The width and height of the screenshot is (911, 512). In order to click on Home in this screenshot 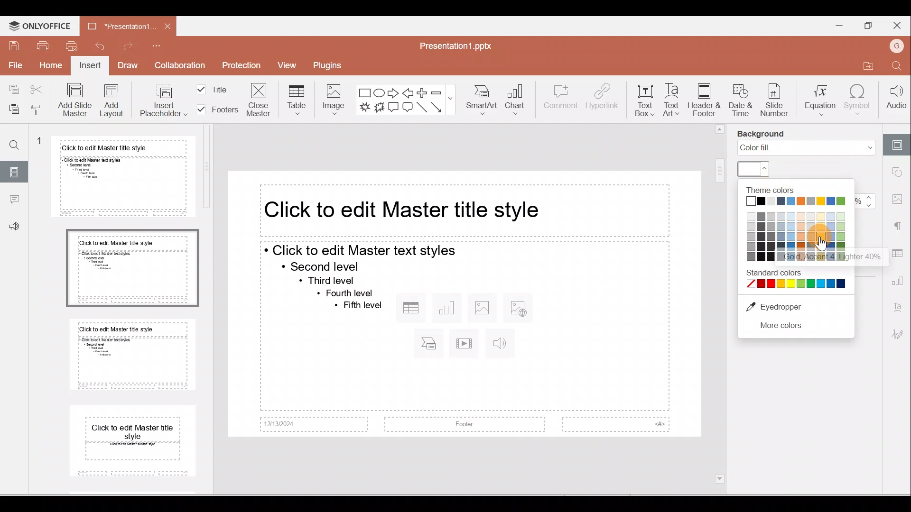, I will do `click(50, 67)`.